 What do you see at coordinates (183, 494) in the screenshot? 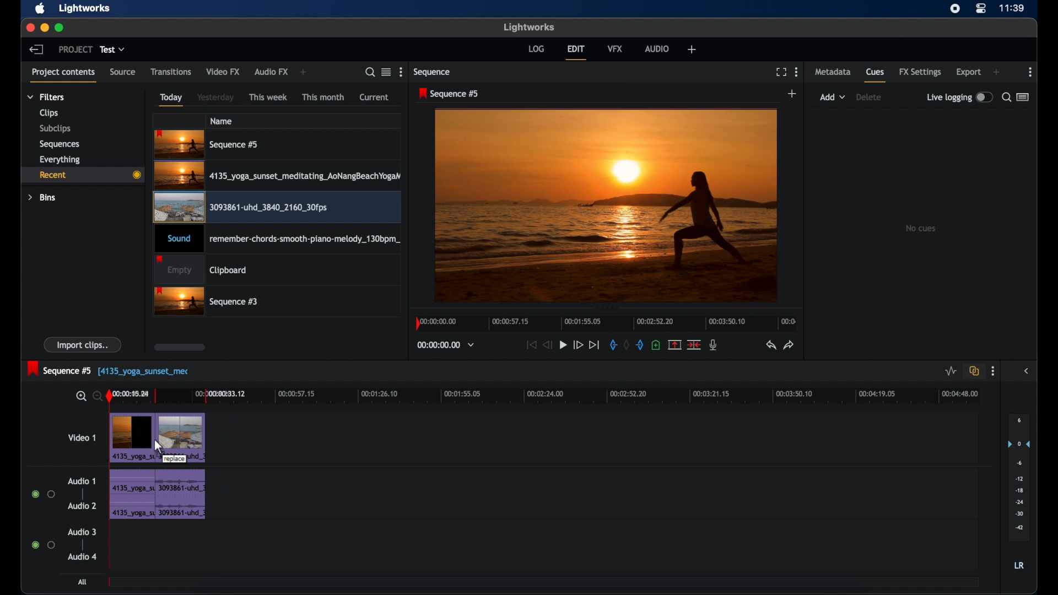
I see `audio clip` at bounding box center [183, 494].